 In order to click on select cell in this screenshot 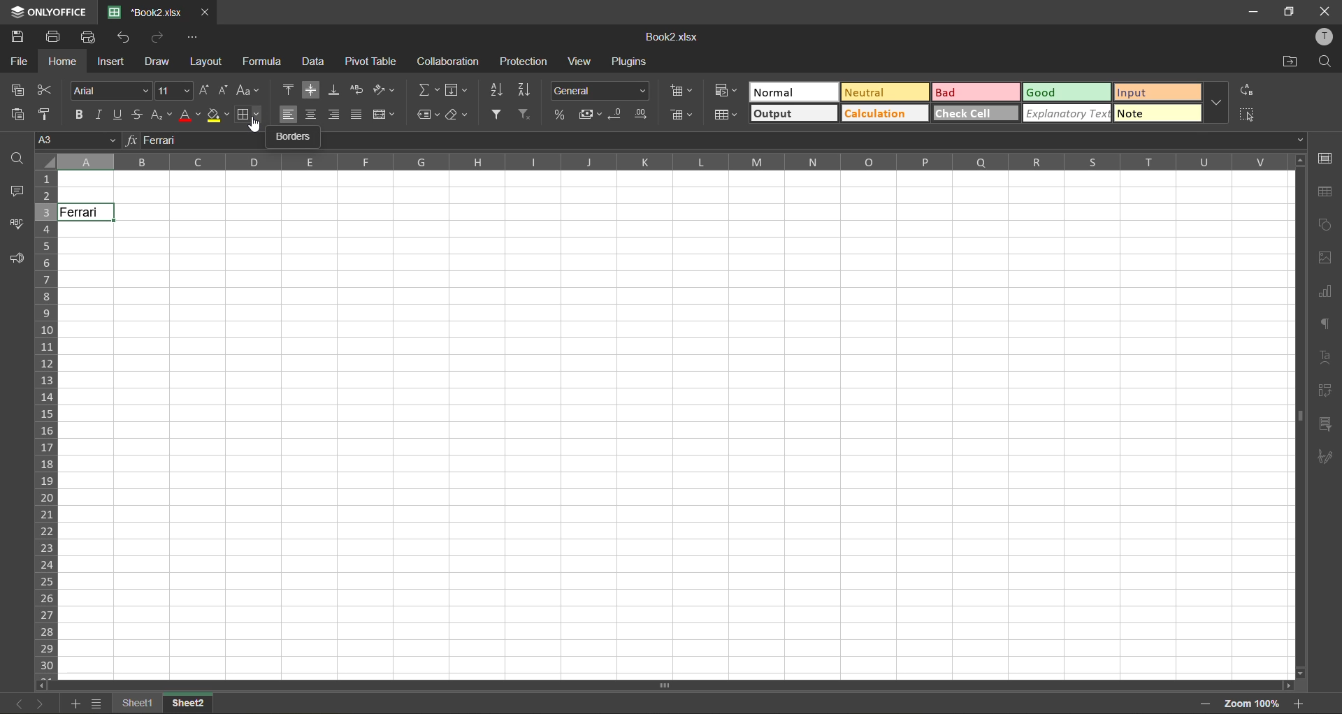, I will do `click(1249, 112)`.